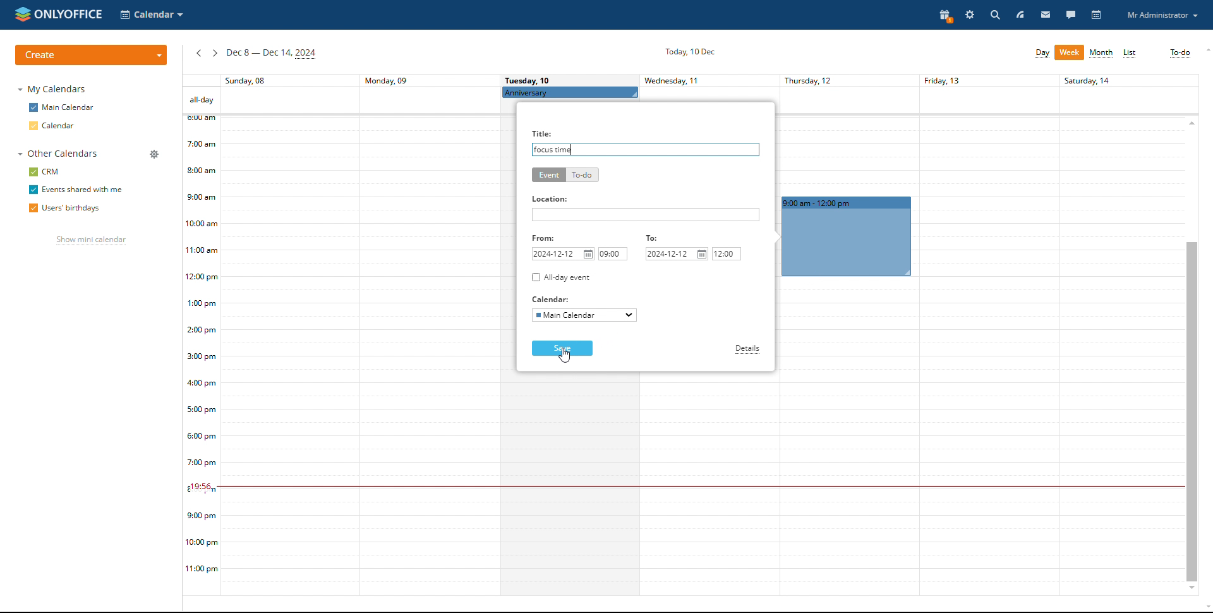 The image size is (1213, 613). What do you see at coordinates (561, 277) in the screenshot?
I see `all-day event checkbox` at bounding box center [561, 277].